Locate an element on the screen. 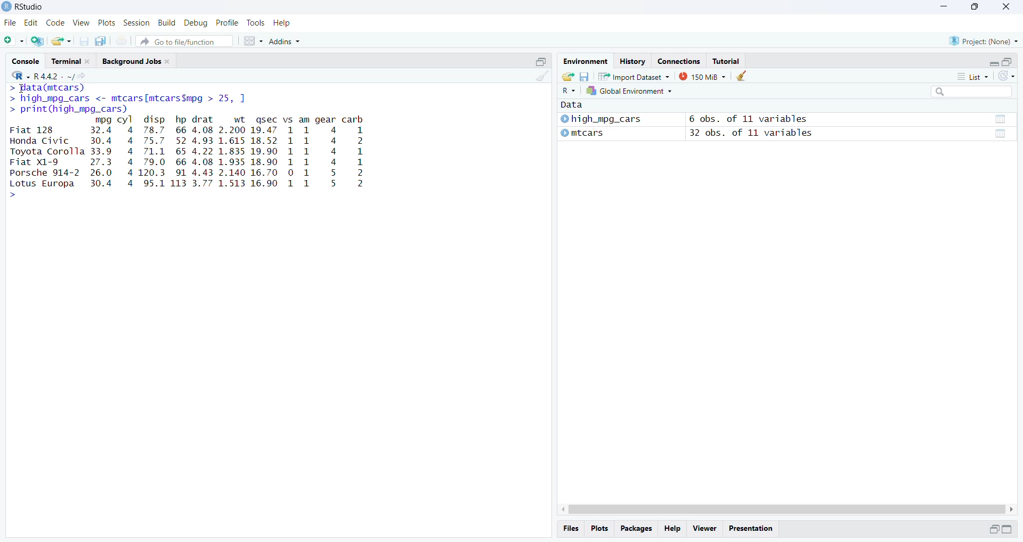  high_mpg_cars <- mtcars|mtcarsSmpg > 25 ] is located at coordinates (129, 99).